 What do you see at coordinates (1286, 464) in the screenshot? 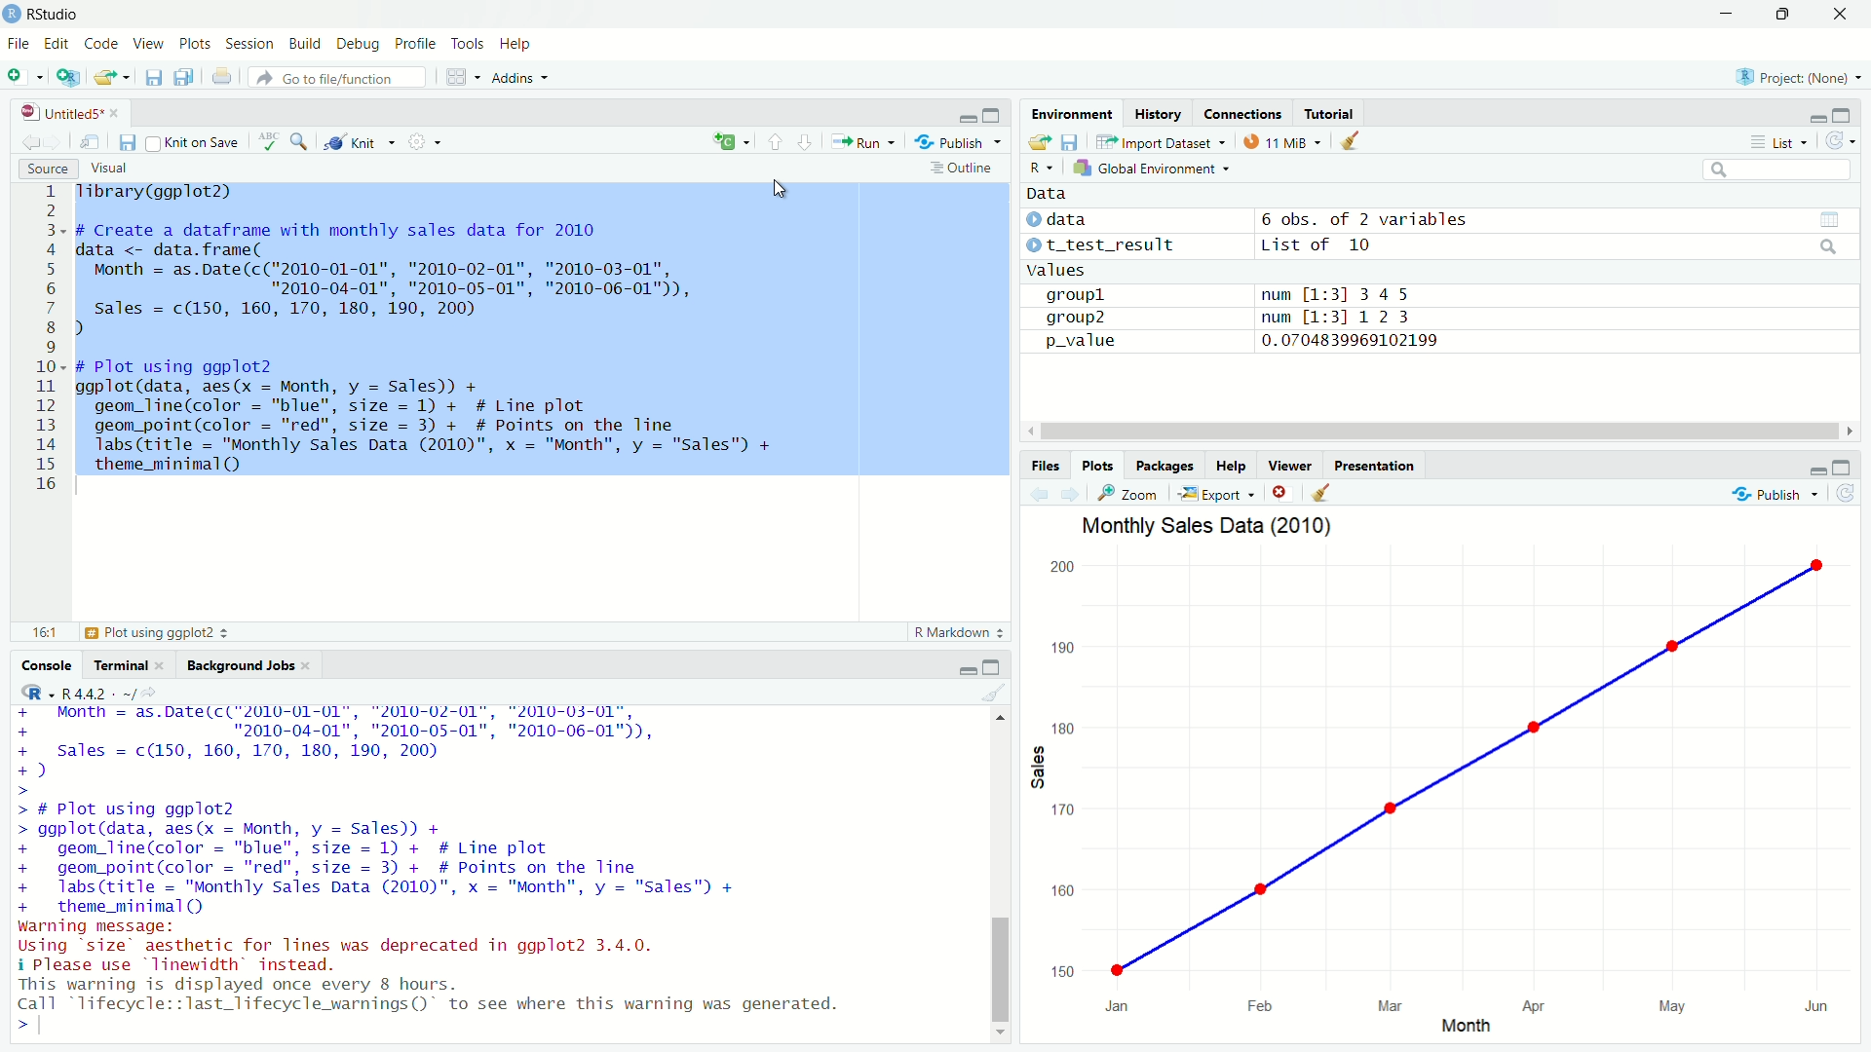
I see `Viewer` at bounding box center [1286, 464].